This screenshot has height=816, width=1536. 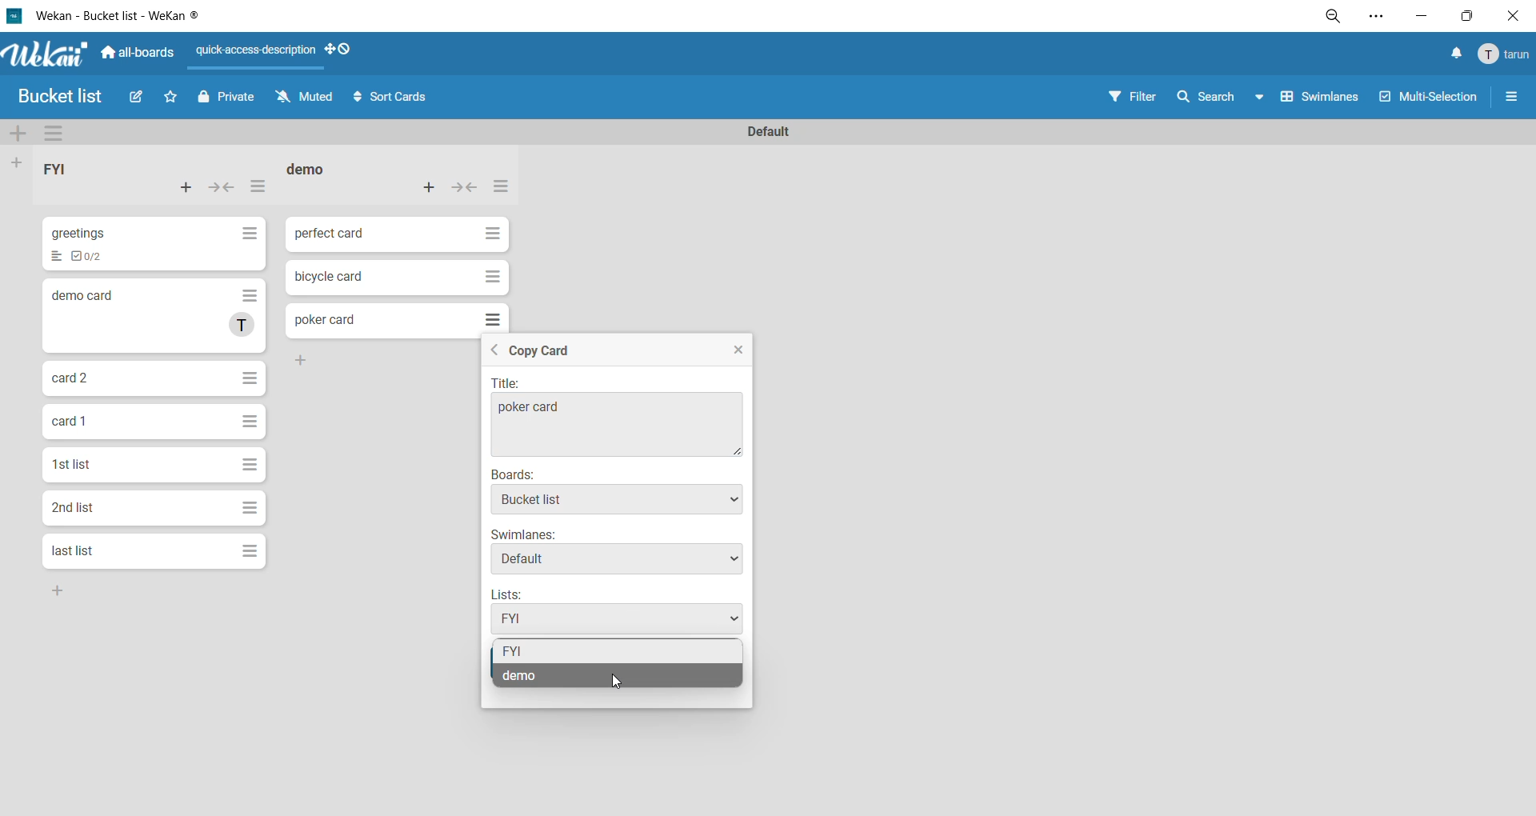 I want to click on copy card, so click(x=546, y=354).